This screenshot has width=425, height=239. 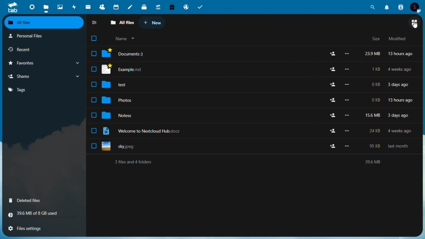 I want to click on cursor, so click(x=415, y=25).